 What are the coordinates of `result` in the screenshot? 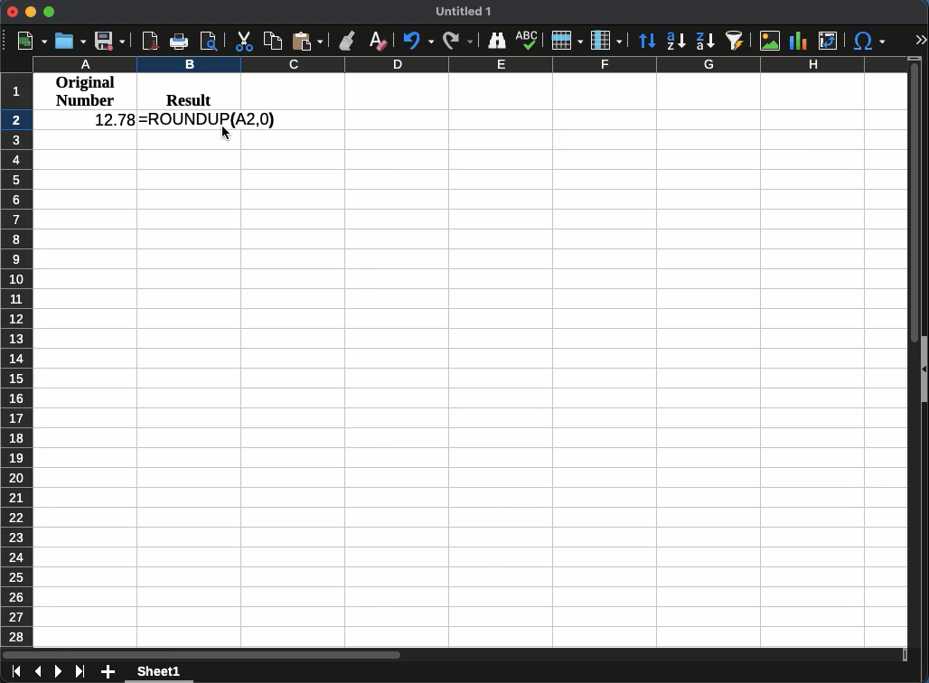 It's located at (189, 97).